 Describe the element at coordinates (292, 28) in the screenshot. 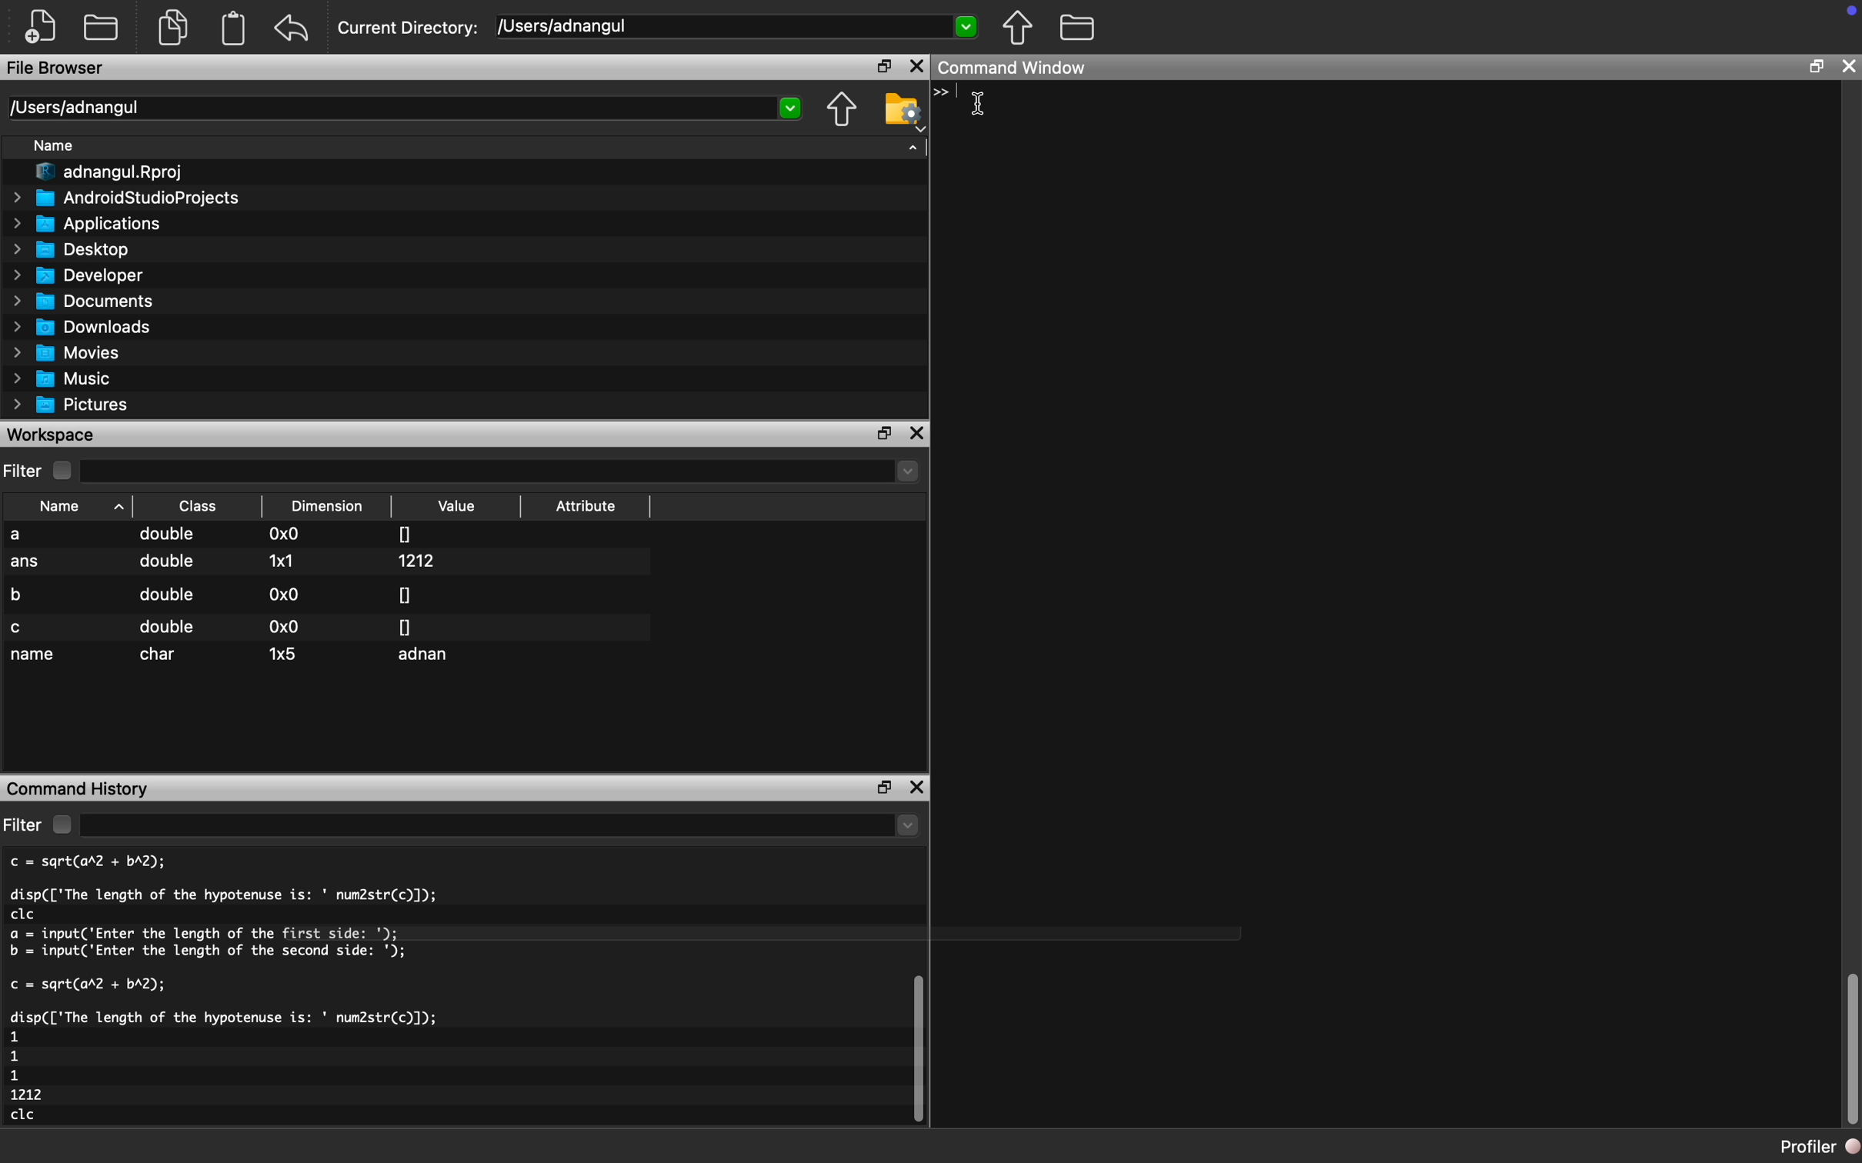

I see `undo` at that location.